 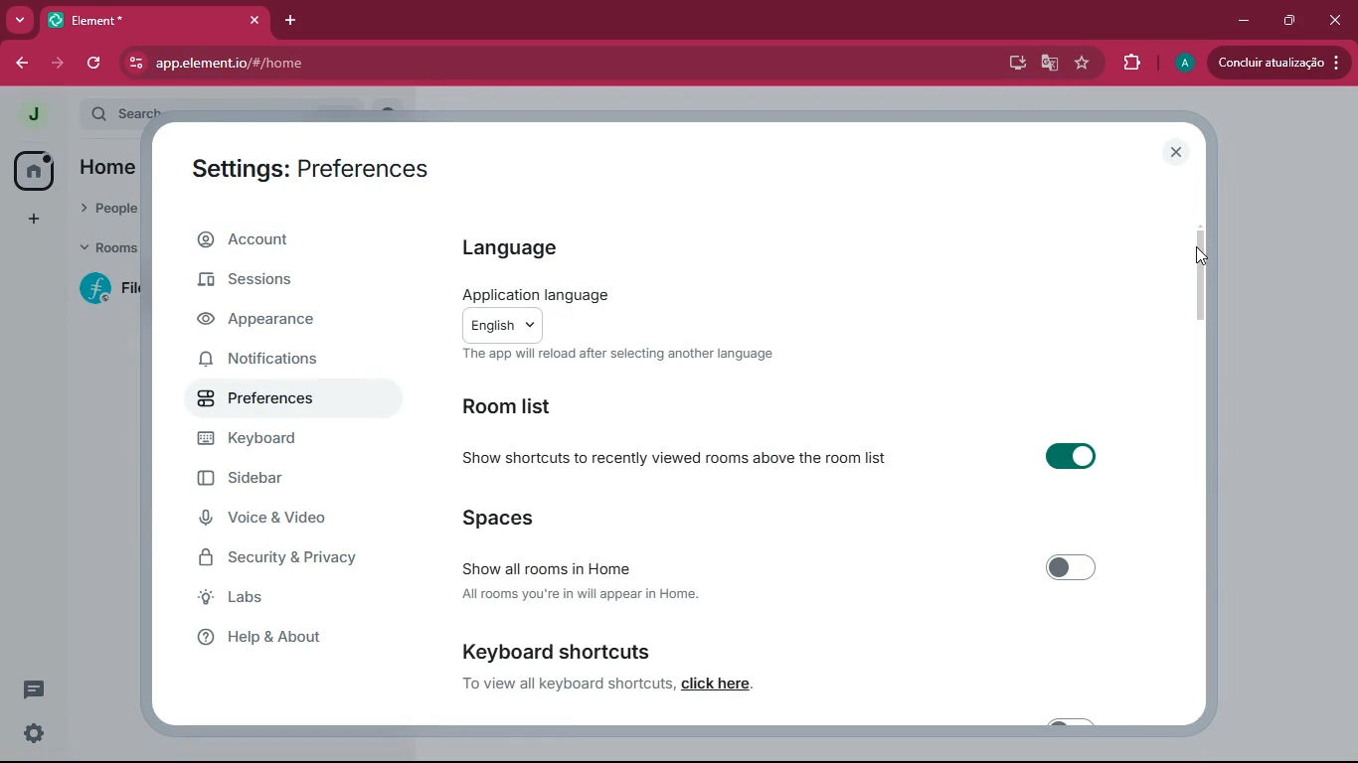 I want to click on language, so click(x=550, y=245).